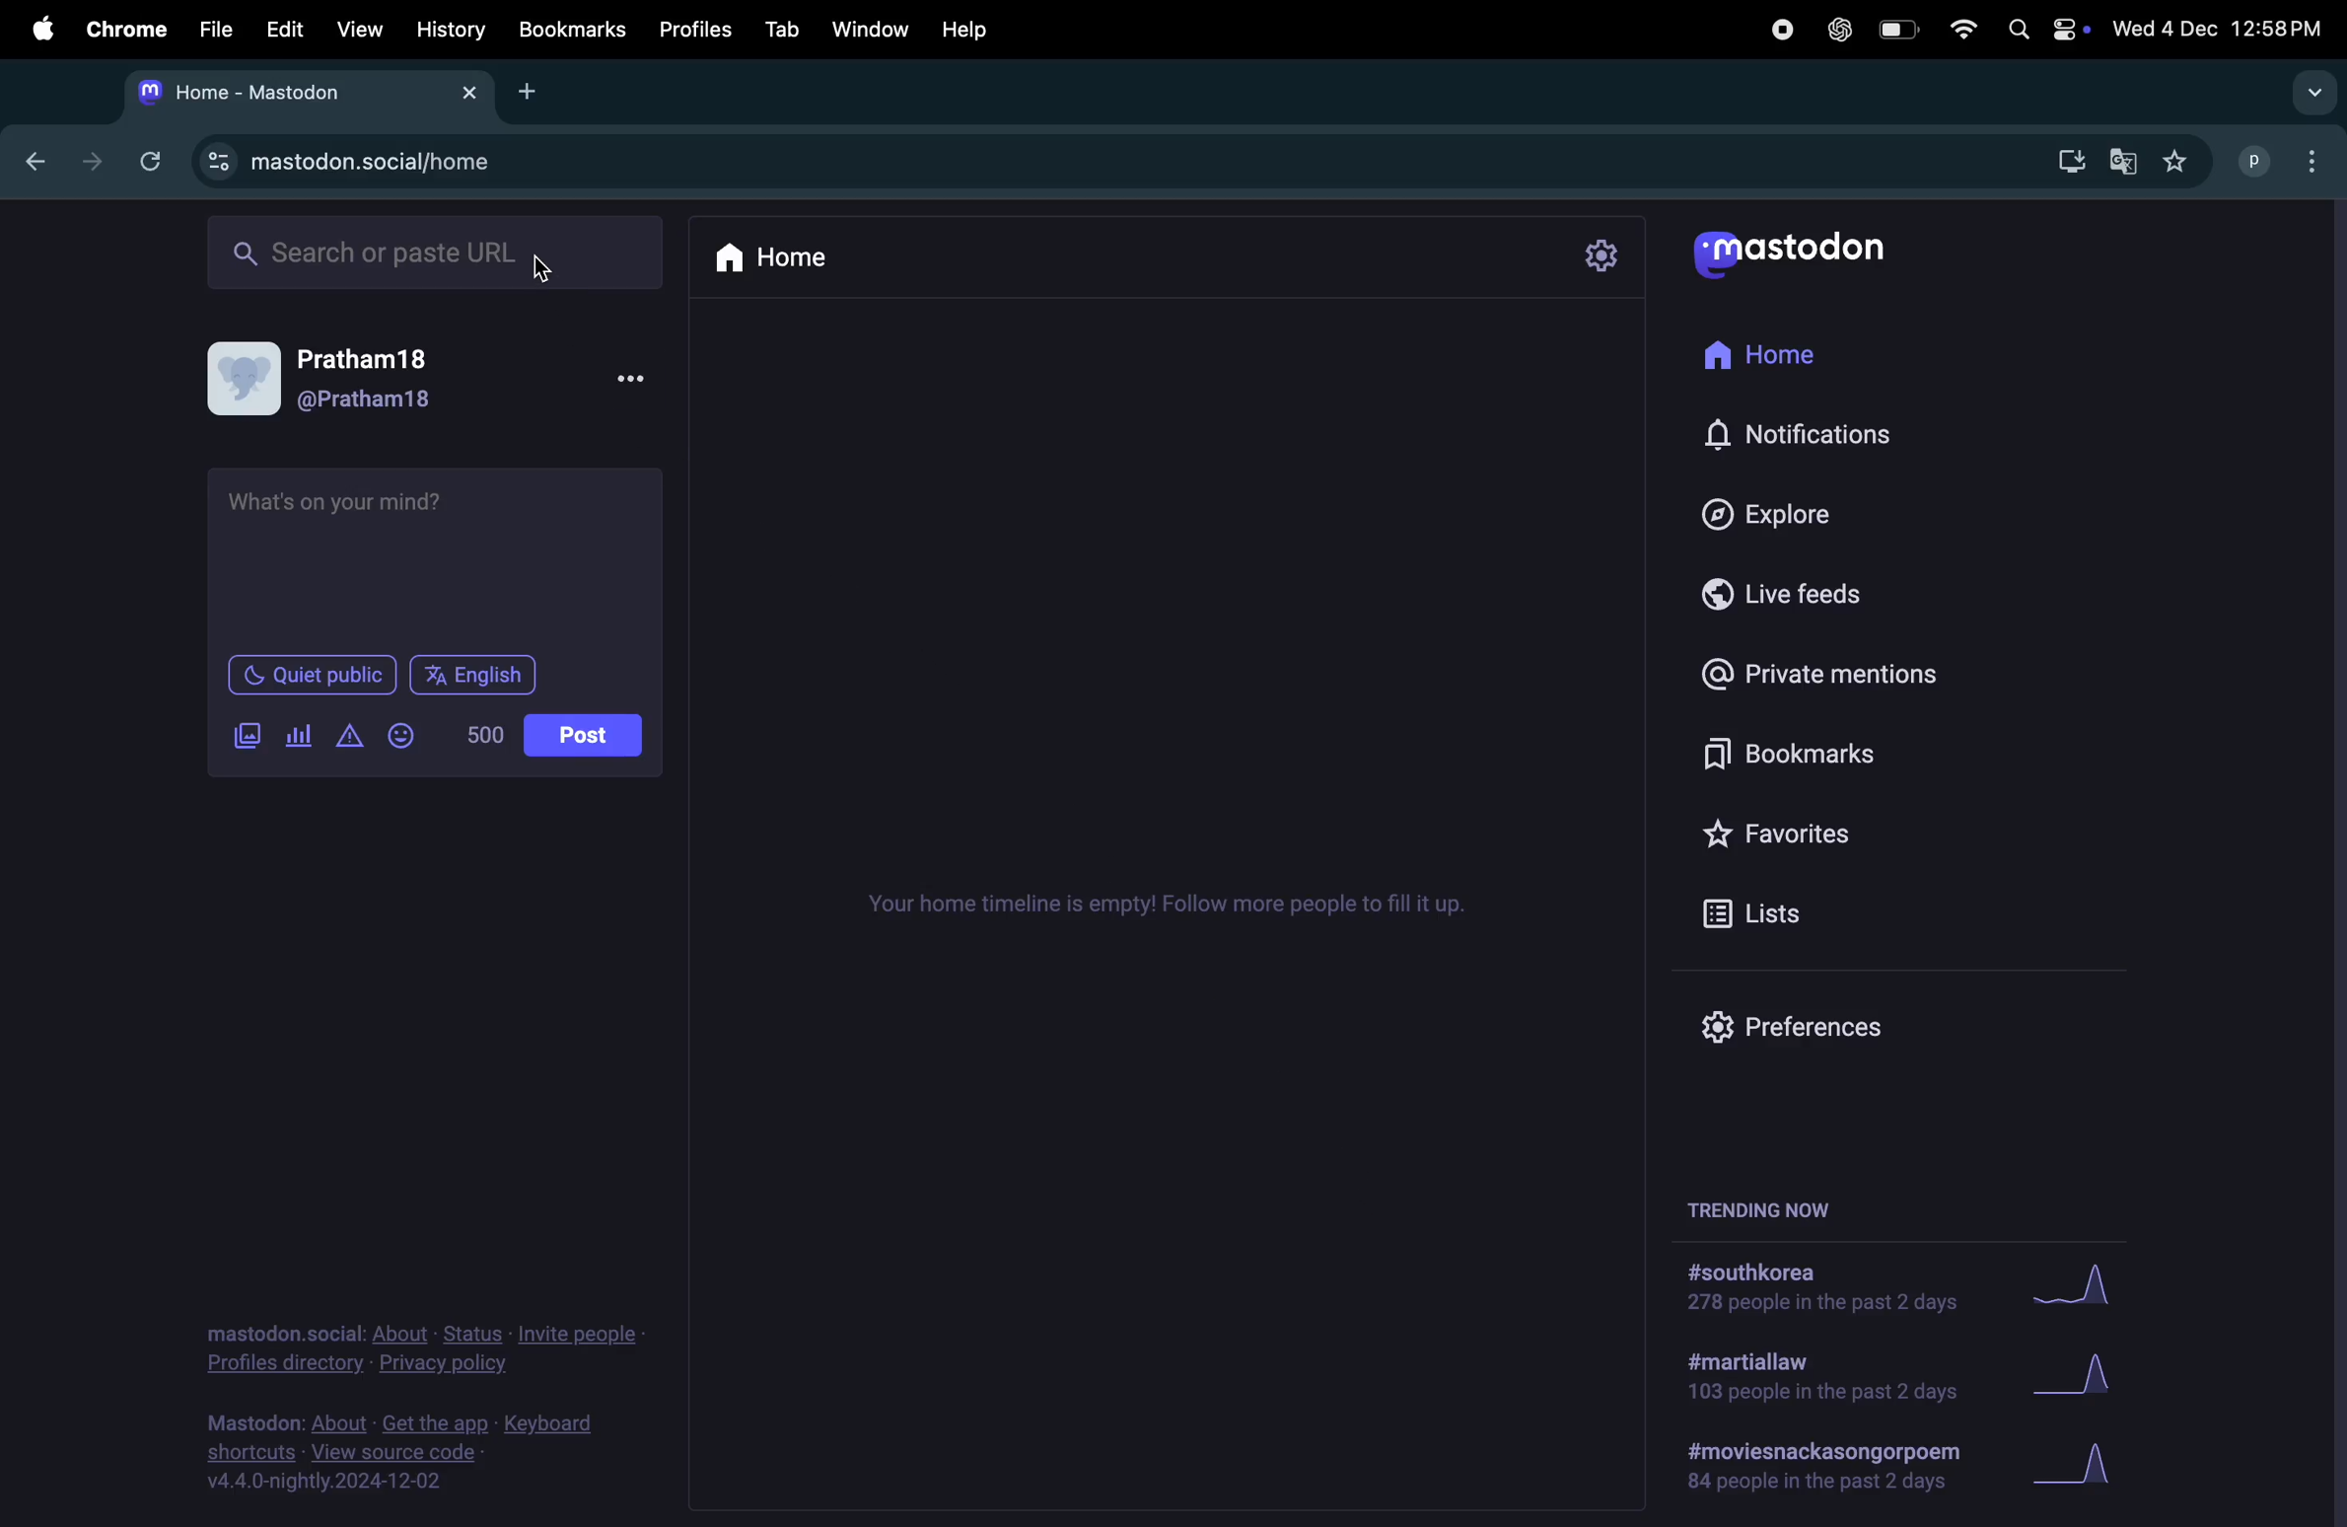 This screenshot has width=2347, height=1527. Describe the element at coordinates (1781, 30) in the screenshot. I see `record` at that location.